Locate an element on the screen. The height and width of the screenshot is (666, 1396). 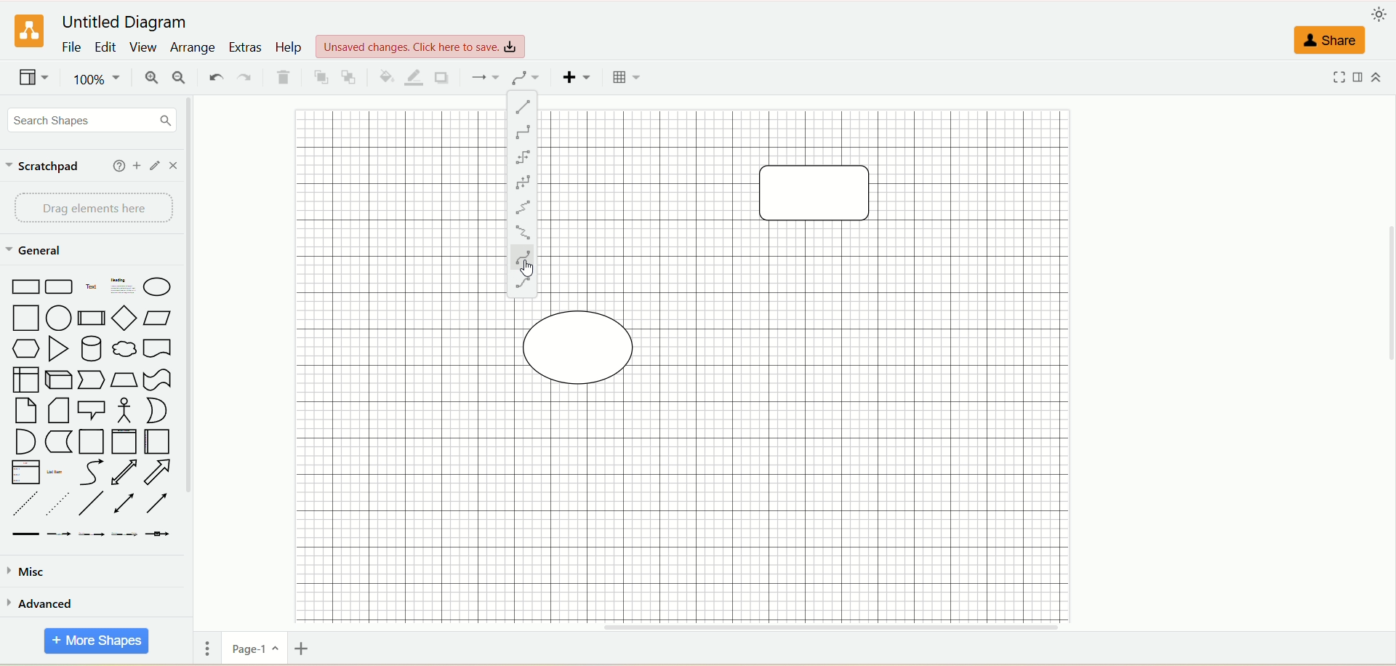
search dhapes is located at coordinates (88, 121).